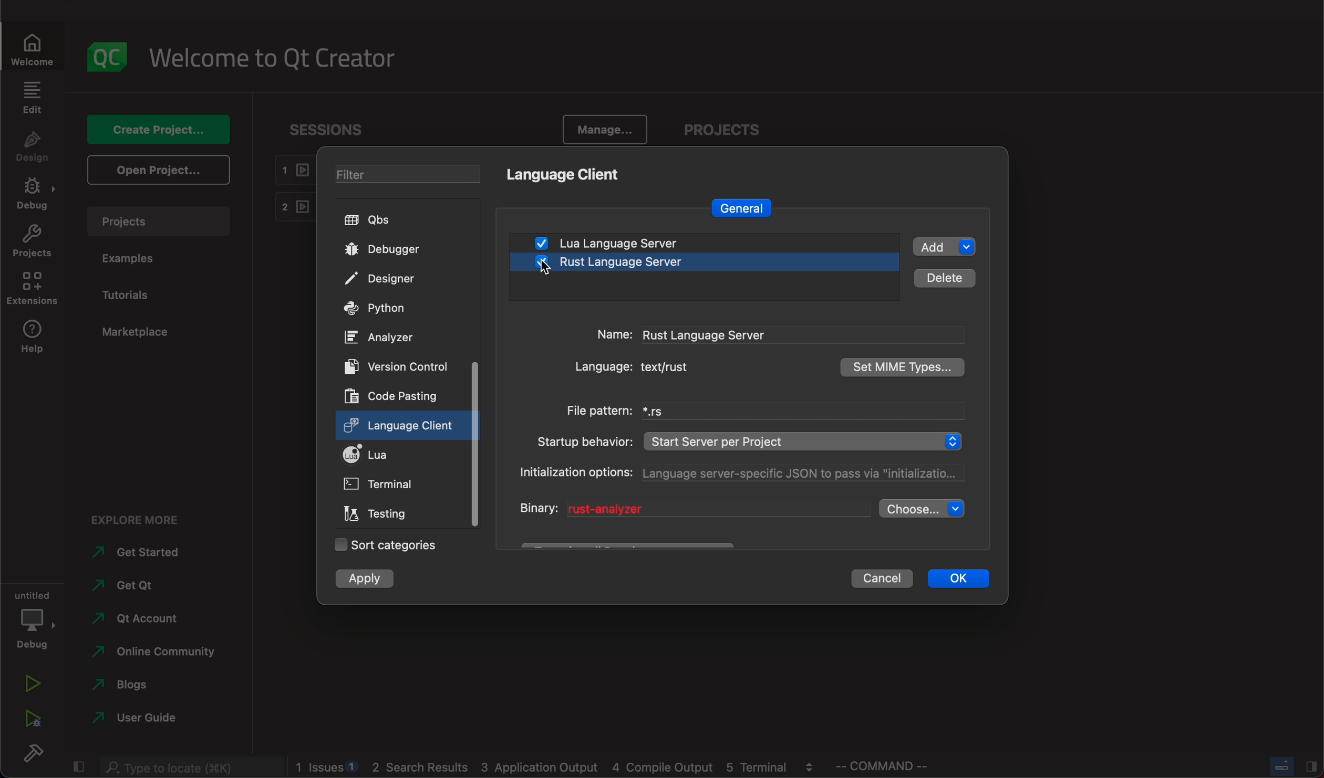 This screenshot has height=778, width=1324. I want to click on community, so click(160, 655).